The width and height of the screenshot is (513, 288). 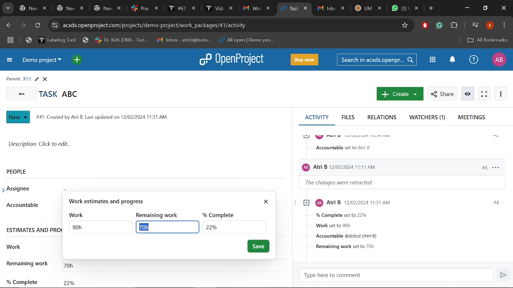 What do you see at coordinates (234, 226) in the screenshot?
I see `COmpleted work` at bounding box center [234, 226].